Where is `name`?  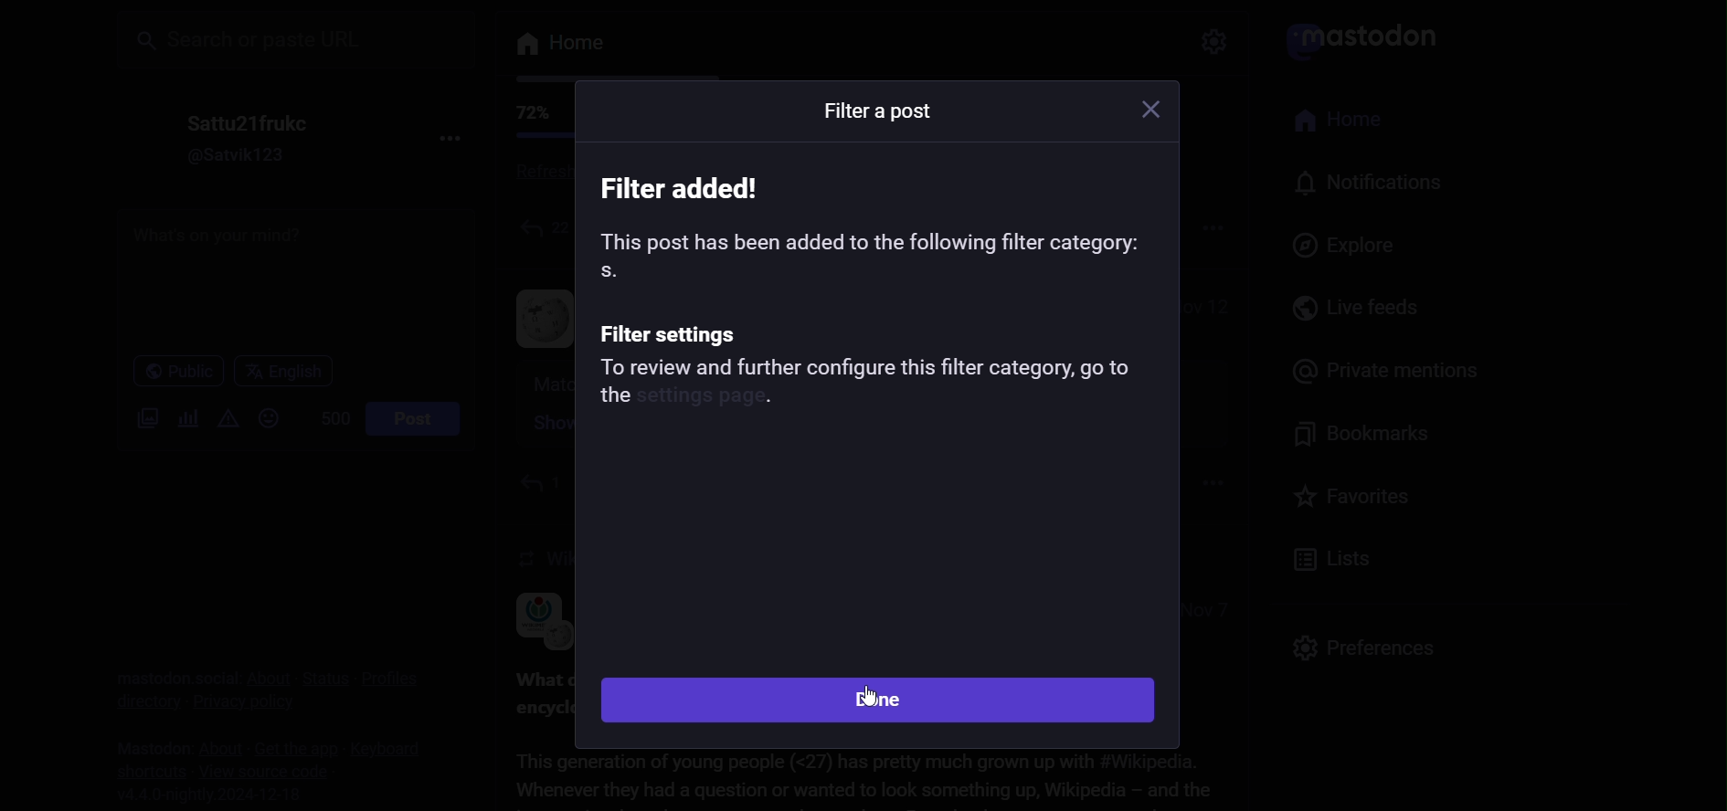 name is located at coordinates (243, 121).